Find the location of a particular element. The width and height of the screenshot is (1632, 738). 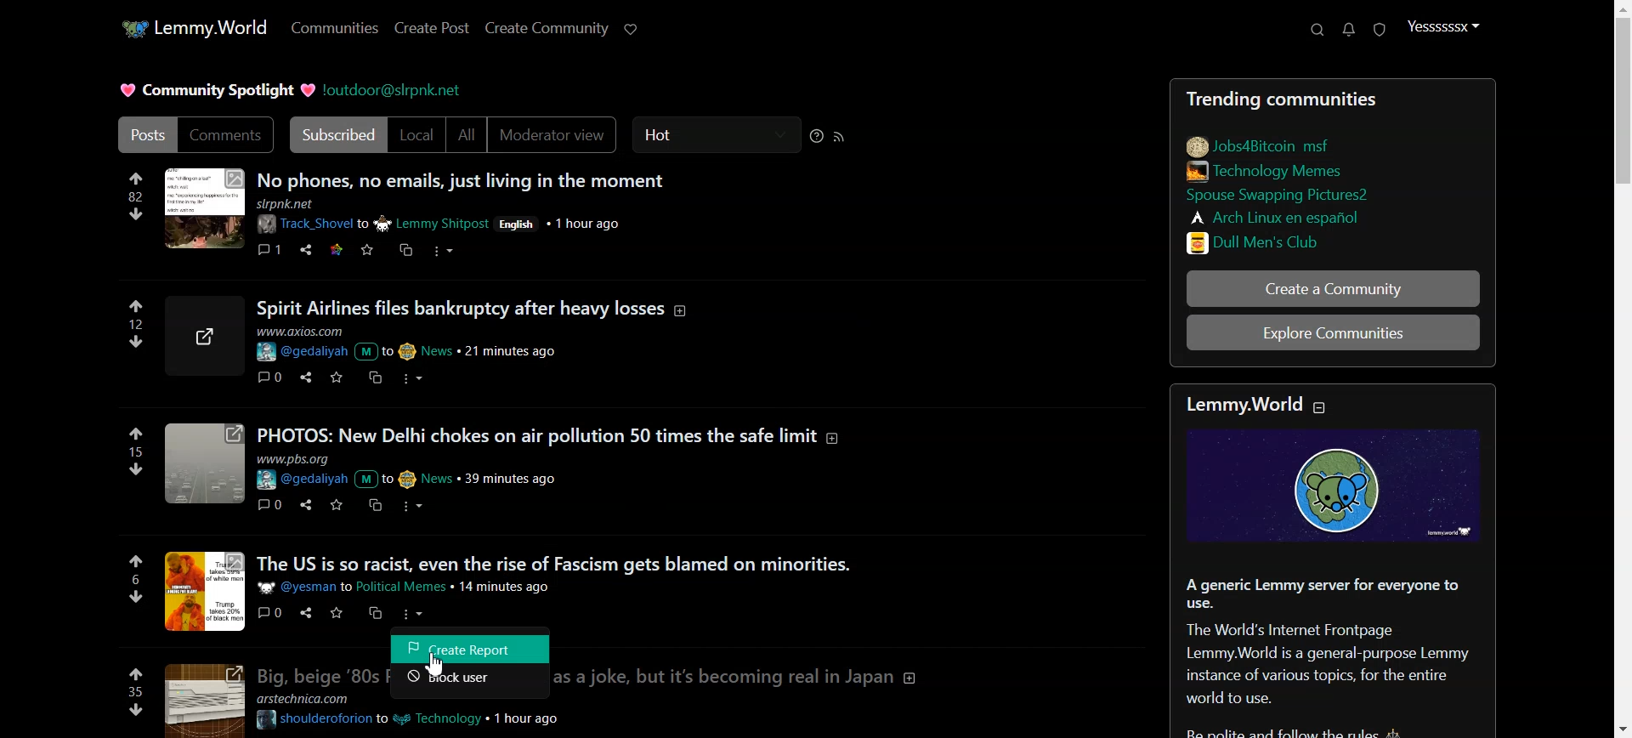

Local is located at coordinates (417, 135).